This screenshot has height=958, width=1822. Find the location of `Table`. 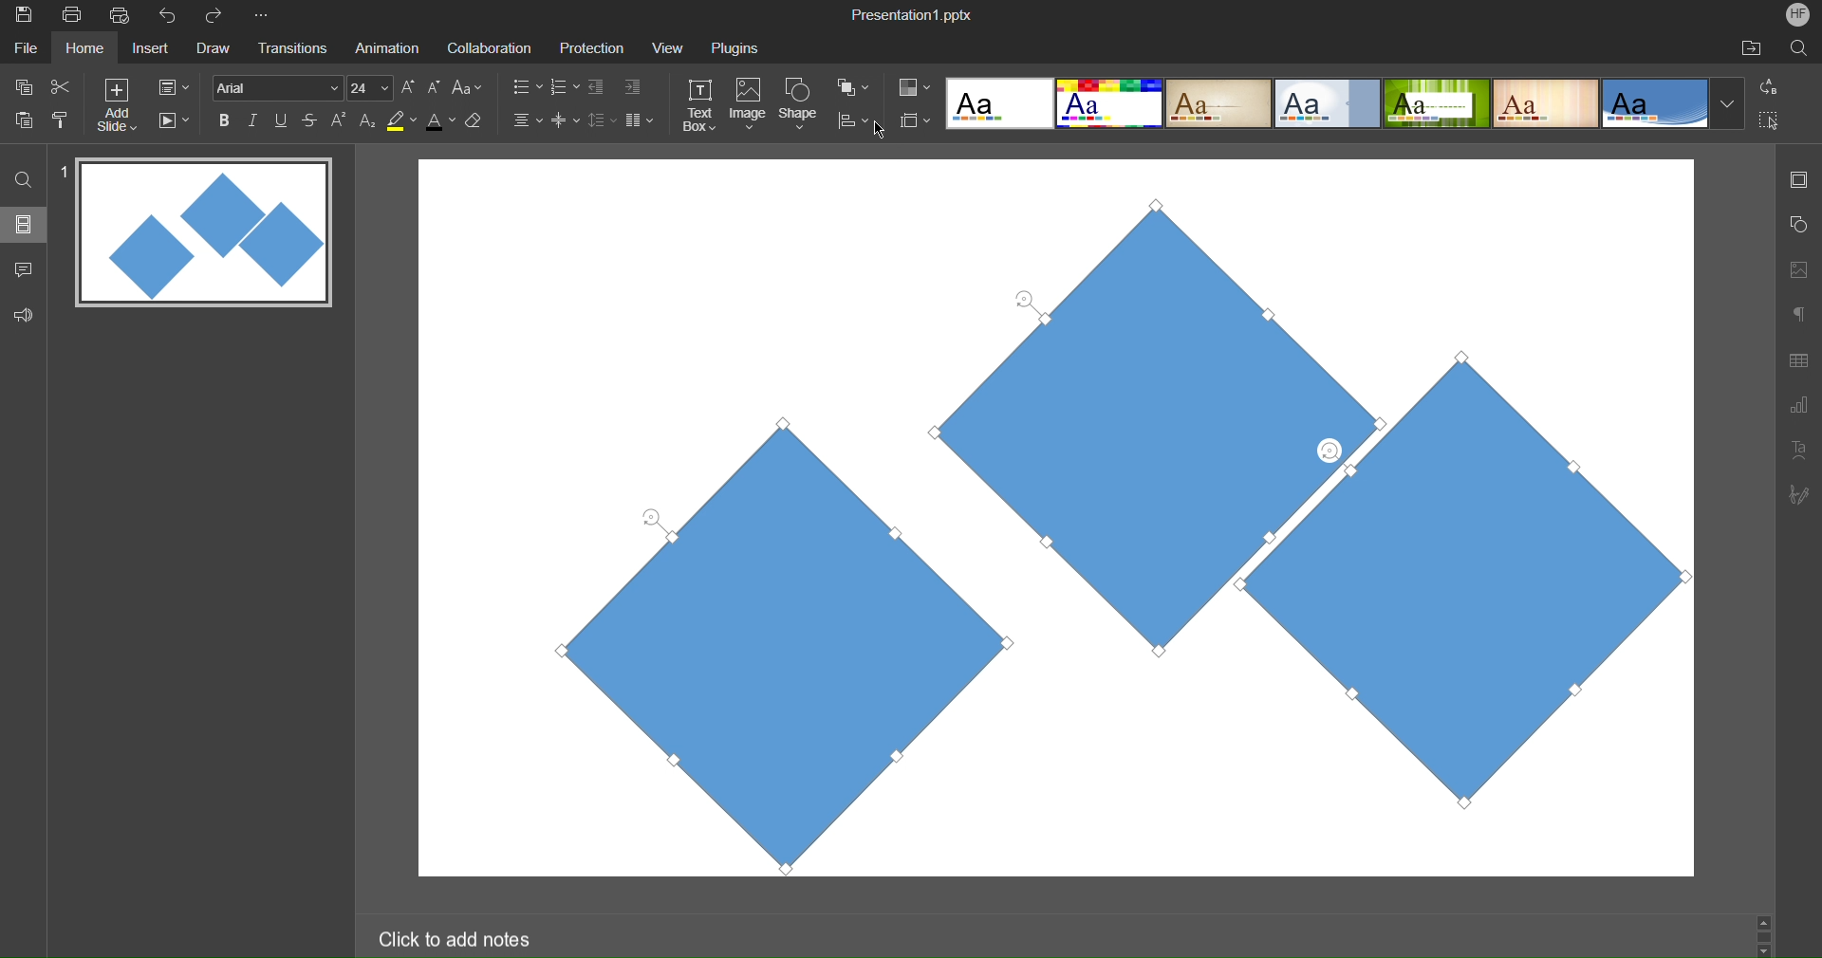

Table is located at coordinates (1799, 359).